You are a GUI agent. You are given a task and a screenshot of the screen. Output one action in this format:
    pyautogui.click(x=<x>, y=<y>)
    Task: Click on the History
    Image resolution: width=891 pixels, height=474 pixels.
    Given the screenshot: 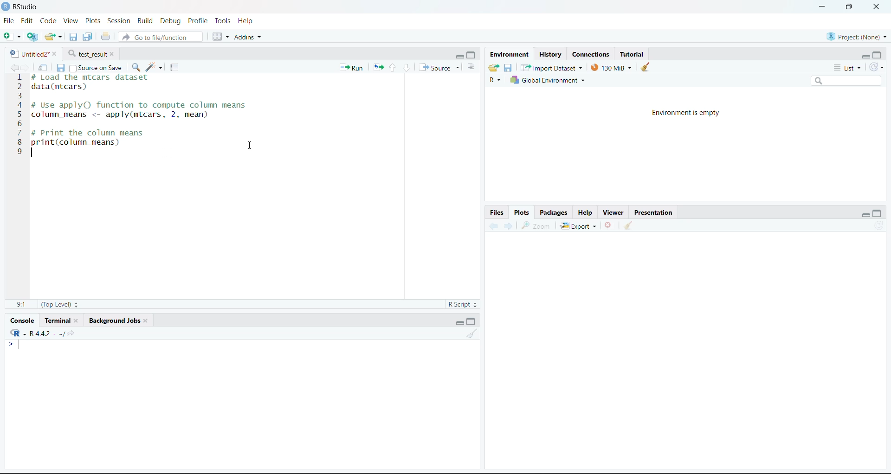 What is the action you would take?
    pyautogui.click(x=550, y=53)
    